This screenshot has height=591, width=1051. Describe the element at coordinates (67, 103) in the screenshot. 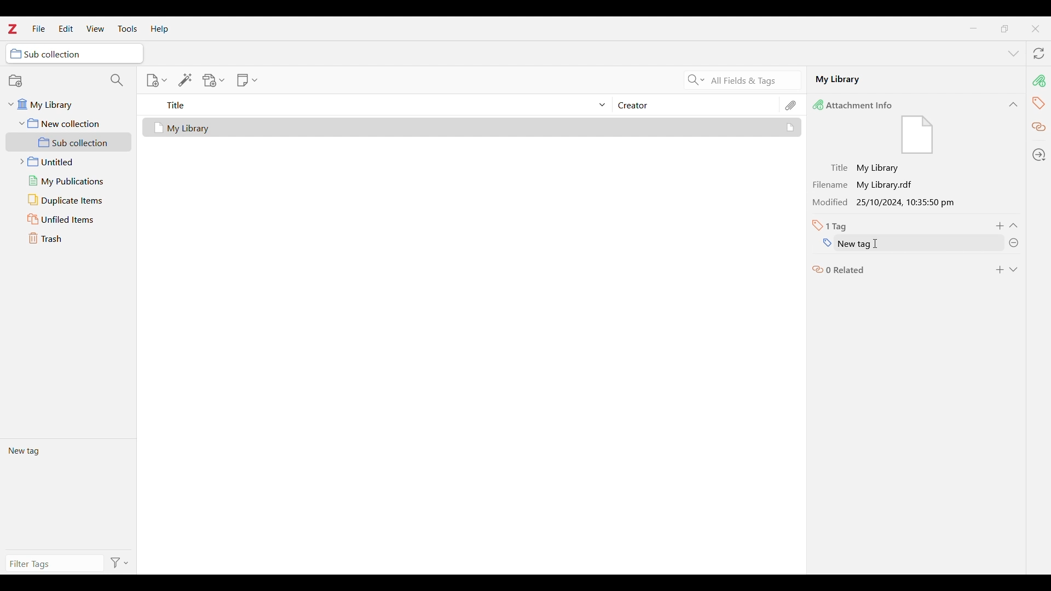

I see `My library folder` at that location.